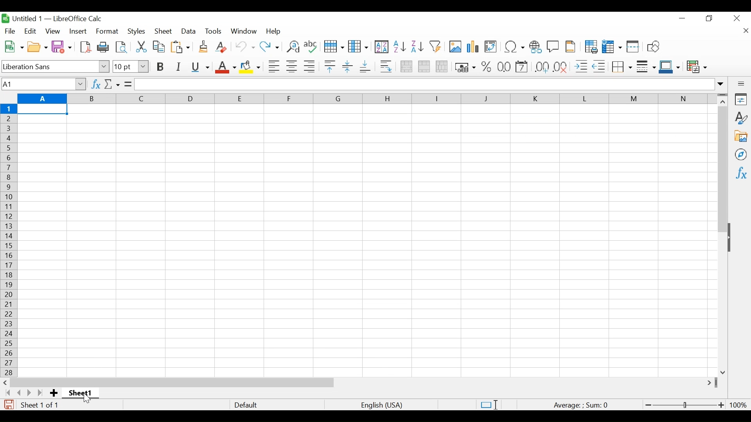 This screenshot has height=422, width=751. I want to click on Font Color, so click(225, 68).